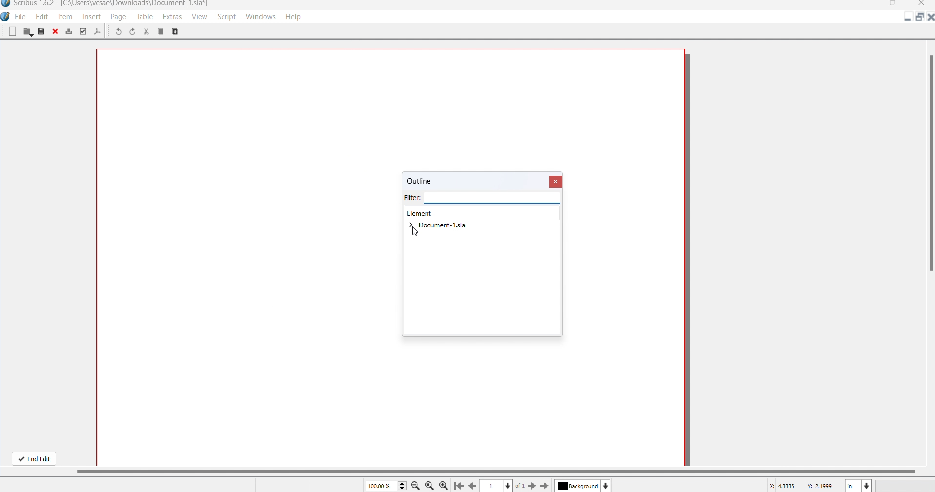  Describe the element at coordinates (929, 18) in the screenshot. I see `Close` at that location.